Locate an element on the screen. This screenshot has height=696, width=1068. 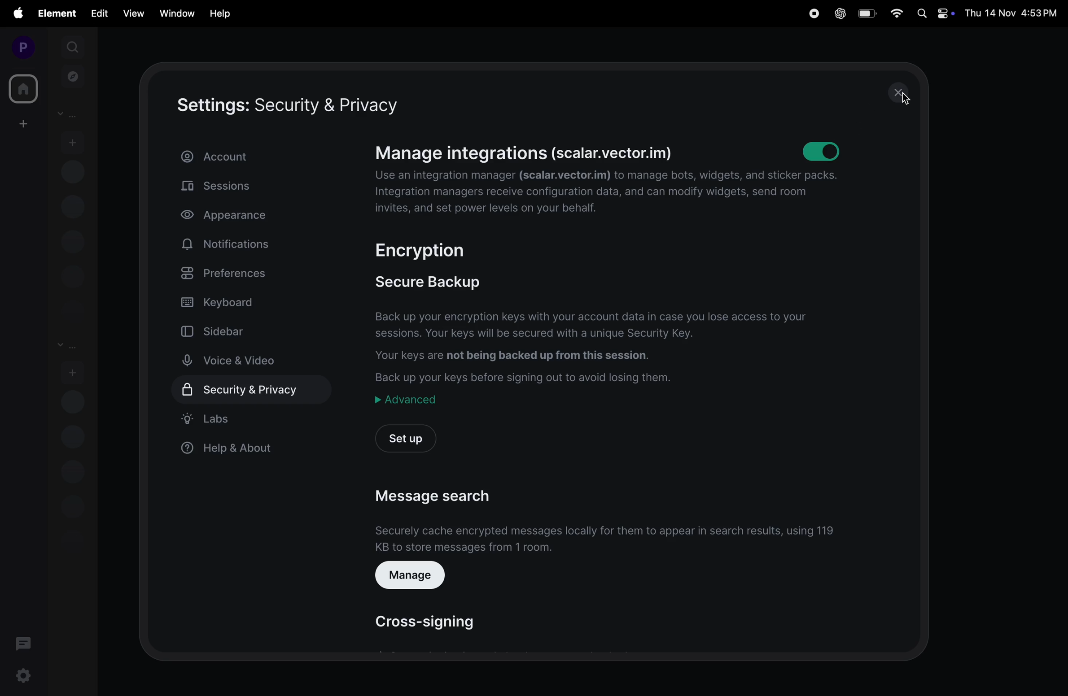
labs is located at coordinates (212, 419).